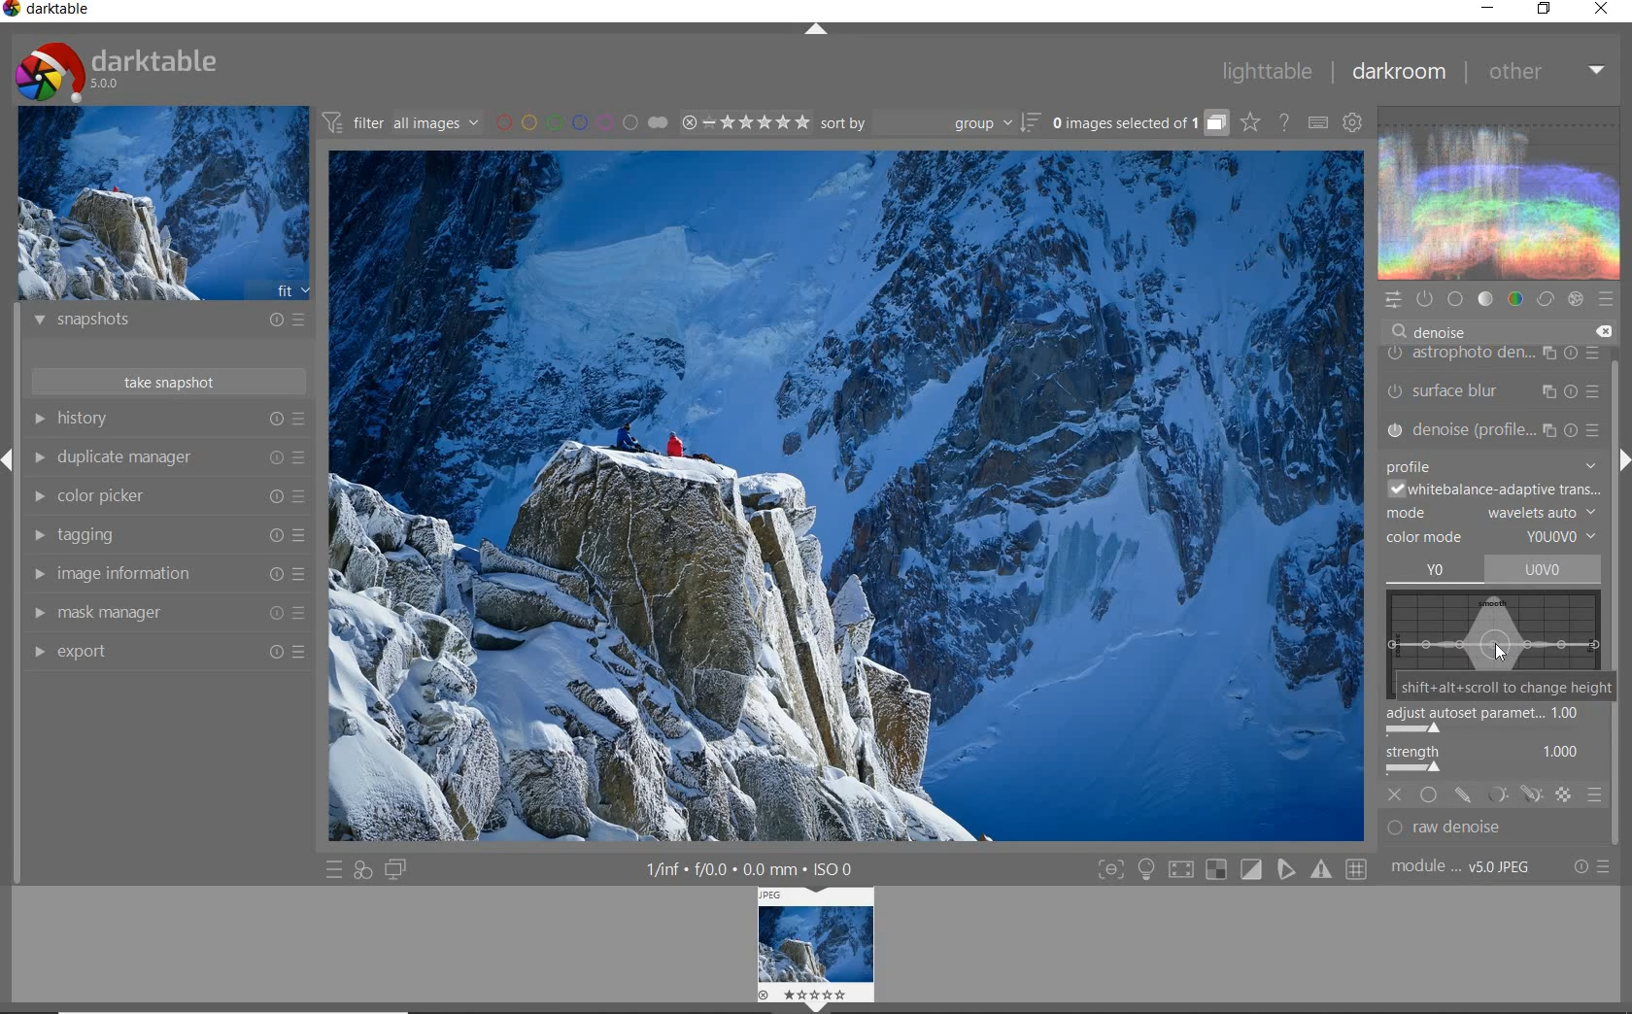  I want to click on quick access panel, so click(1391, 300).